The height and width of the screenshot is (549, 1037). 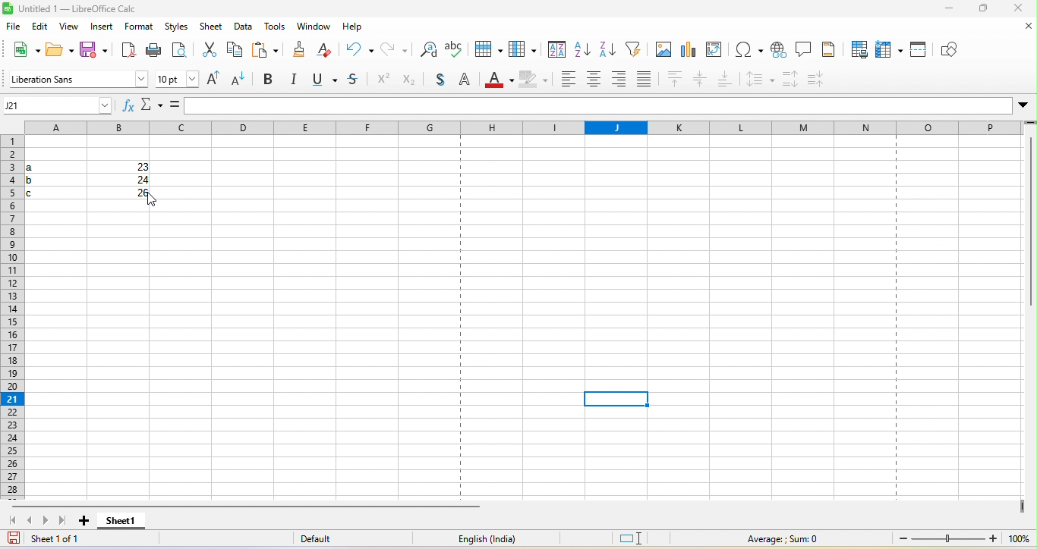 What do you see at coordinates (610, 106) in the screenshot?
I see `formula bar` at bounding box center [610, 106].